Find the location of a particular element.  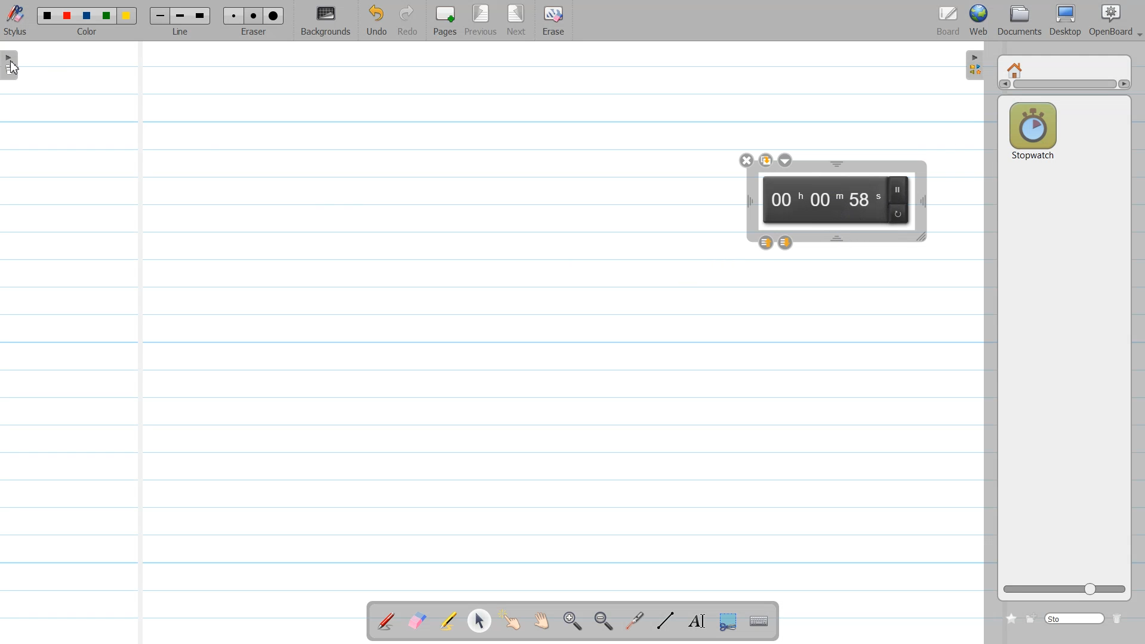

reload is located at coordinates (899, 213).